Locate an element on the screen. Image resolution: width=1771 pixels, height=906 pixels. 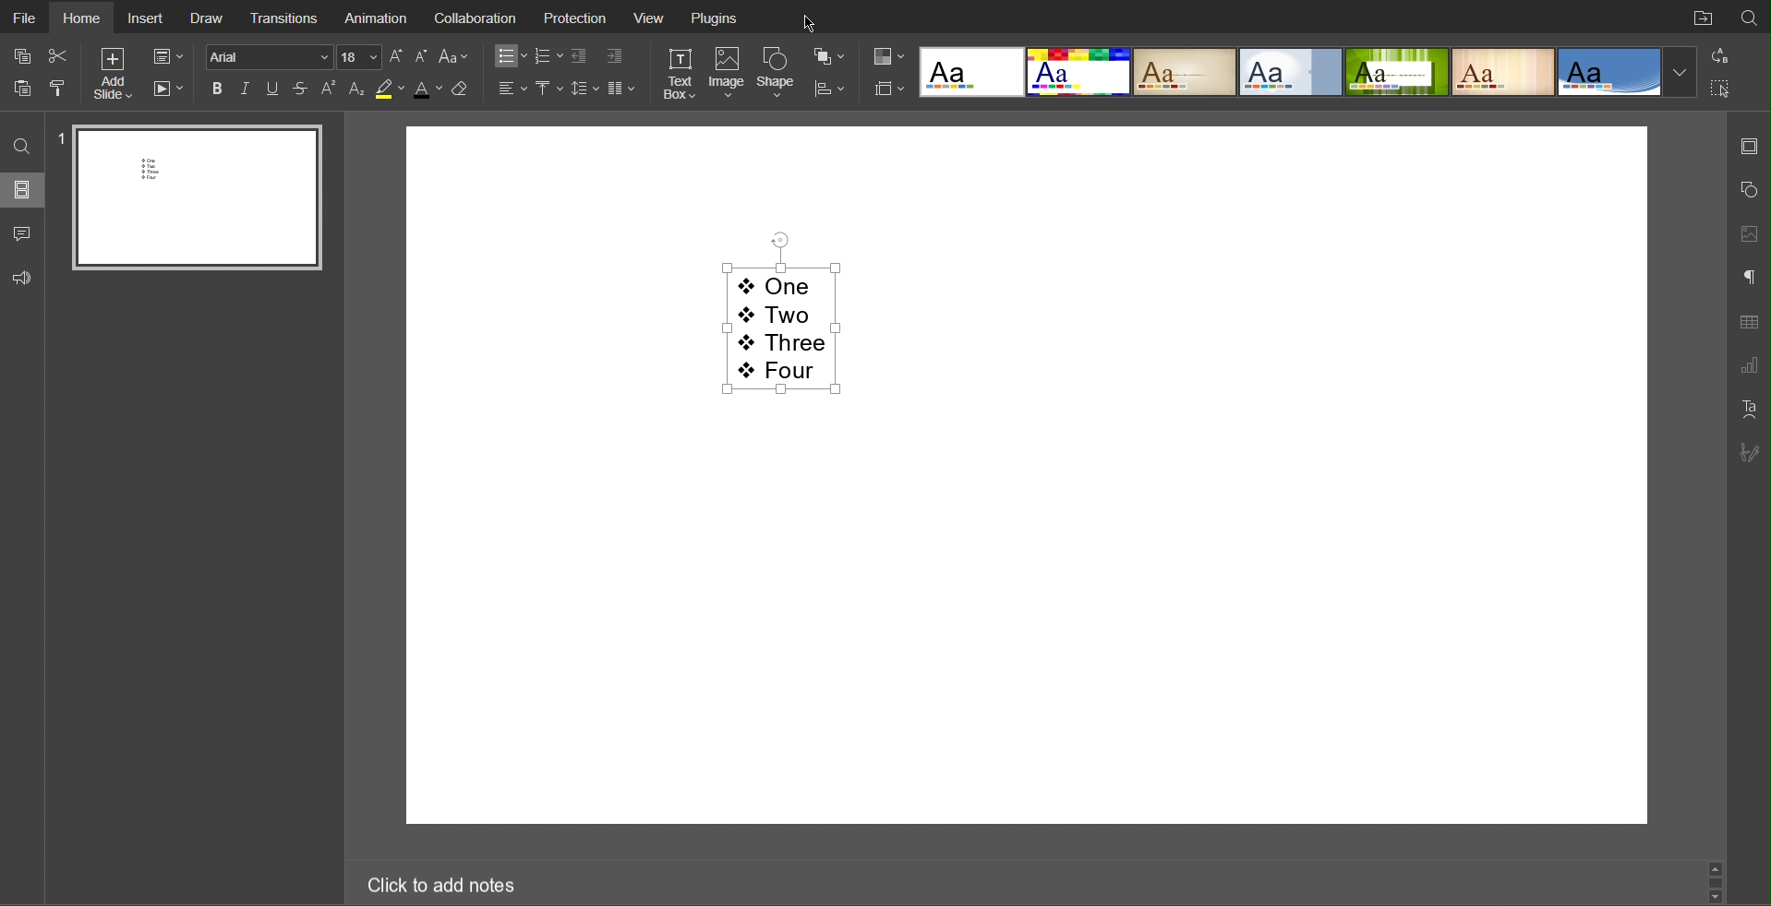
Text Box is located at coordinates (679, 76).